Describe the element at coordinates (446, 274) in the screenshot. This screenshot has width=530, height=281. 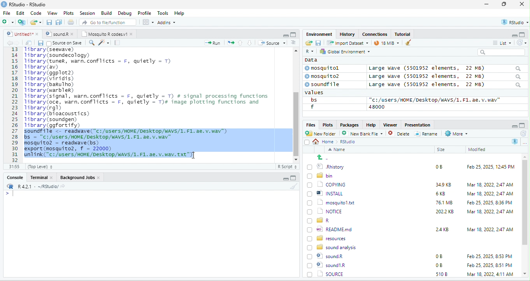
I see `1302 KB` at that location.